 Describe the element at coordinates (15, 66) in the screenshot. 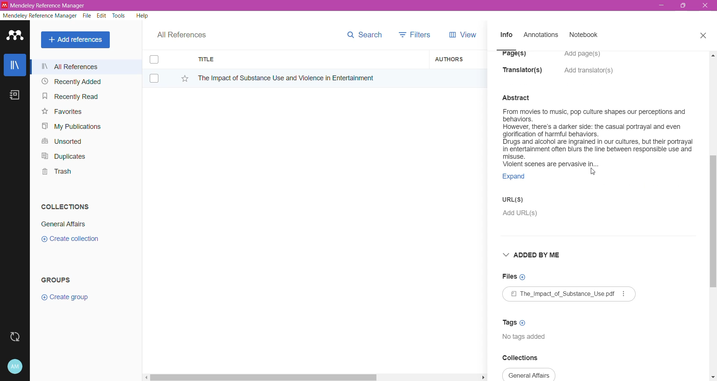

I see `Library` at that location.